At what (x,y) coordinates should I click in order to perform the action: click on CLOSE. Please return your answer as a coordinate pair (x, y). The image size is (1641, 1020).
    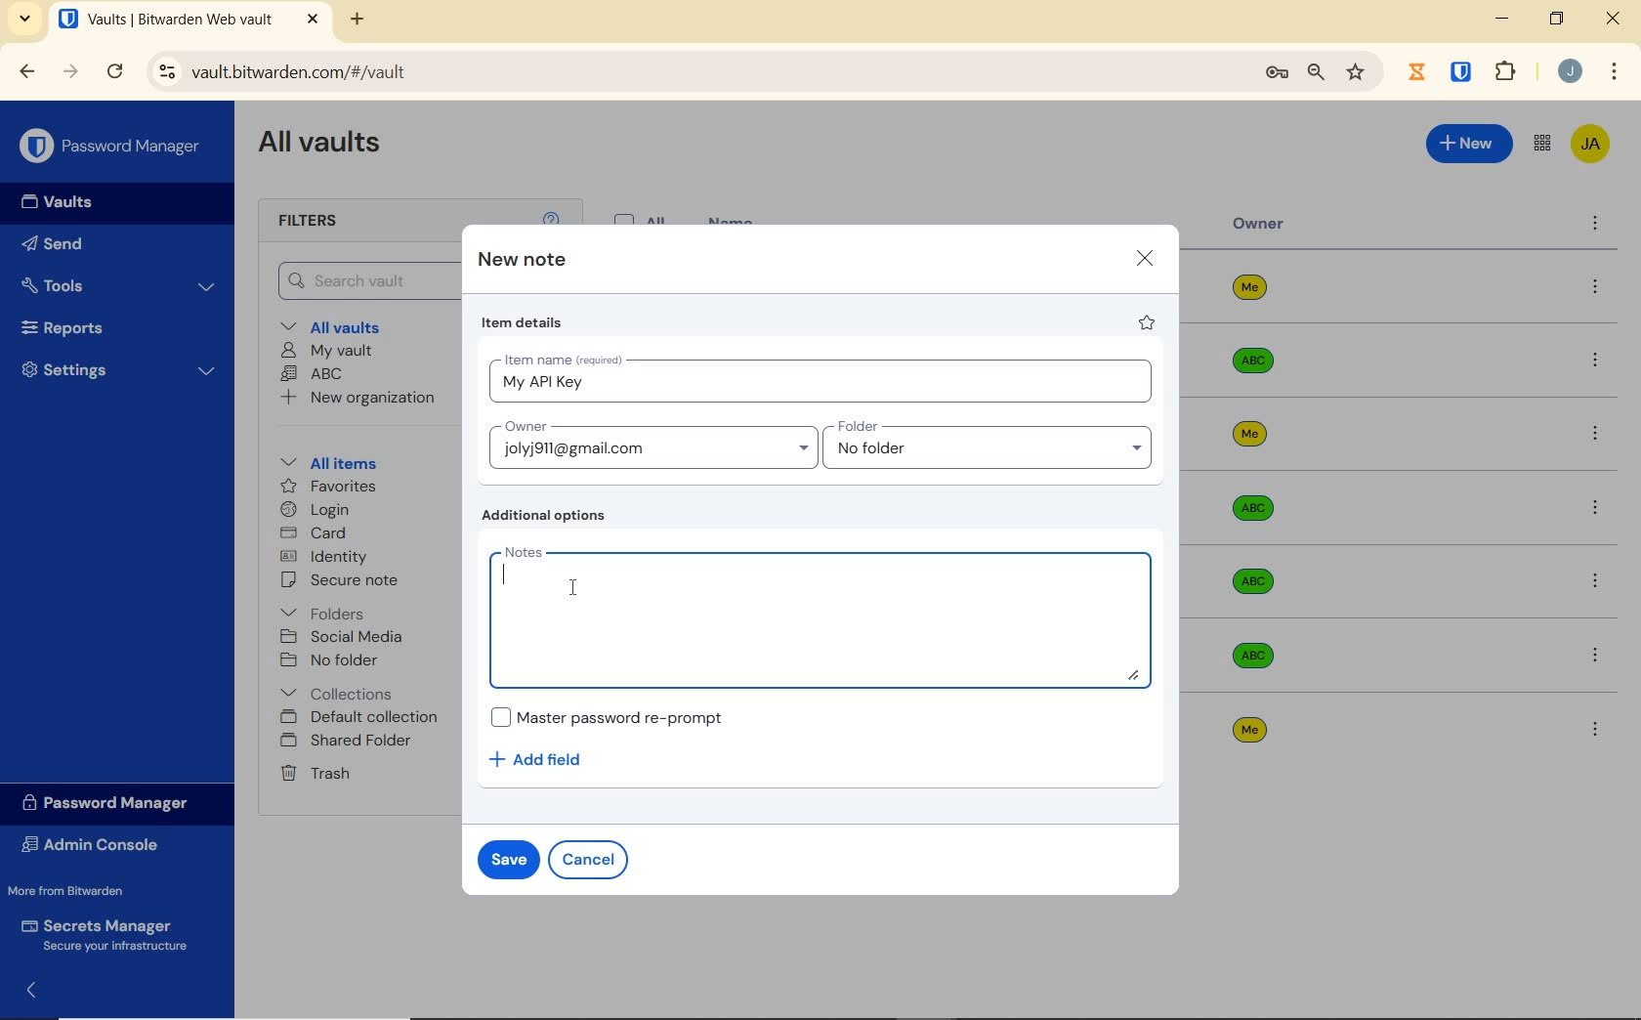
    Looking at the image, I should click on (1615, 23).